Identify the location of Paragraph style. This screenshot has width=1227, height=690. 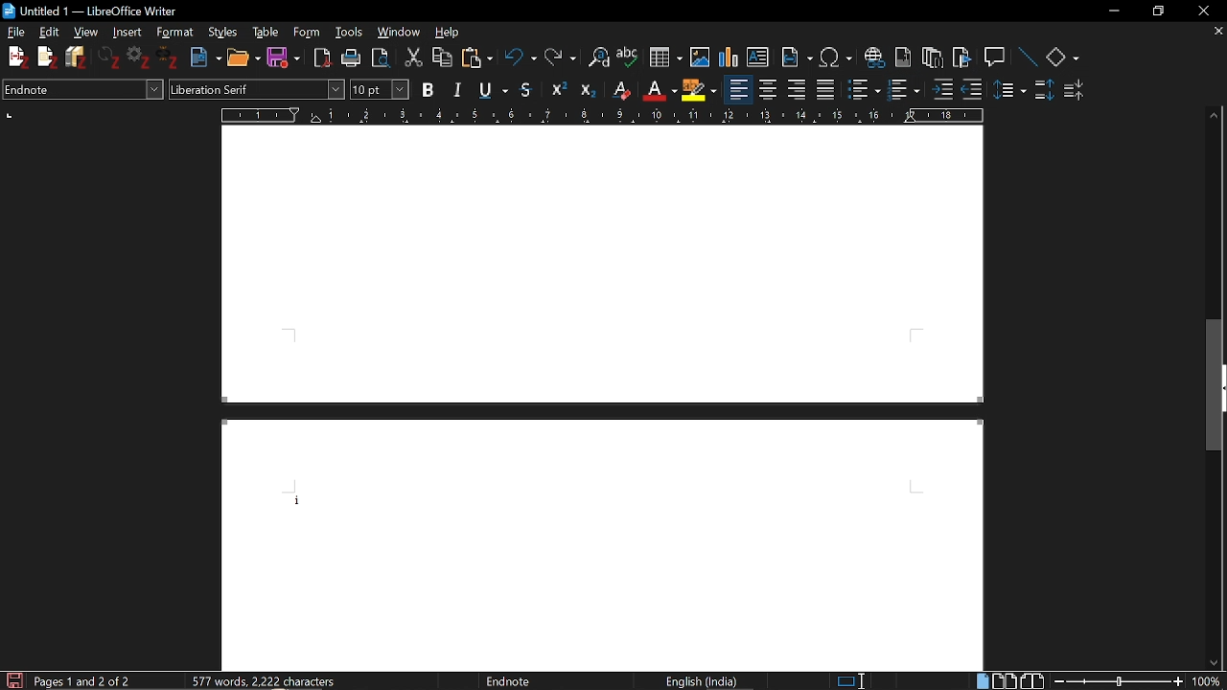
(82, 90).